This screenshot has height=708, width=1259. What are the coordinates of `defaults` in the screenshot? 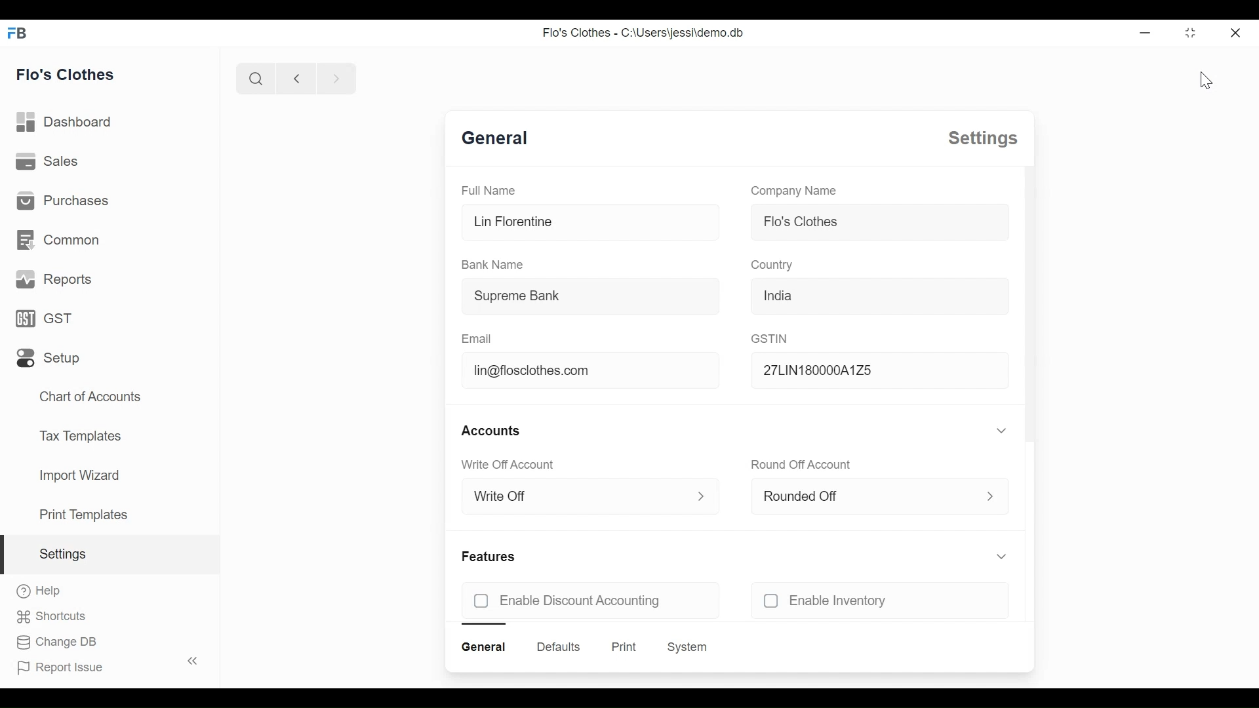 It's located at (558, 647).